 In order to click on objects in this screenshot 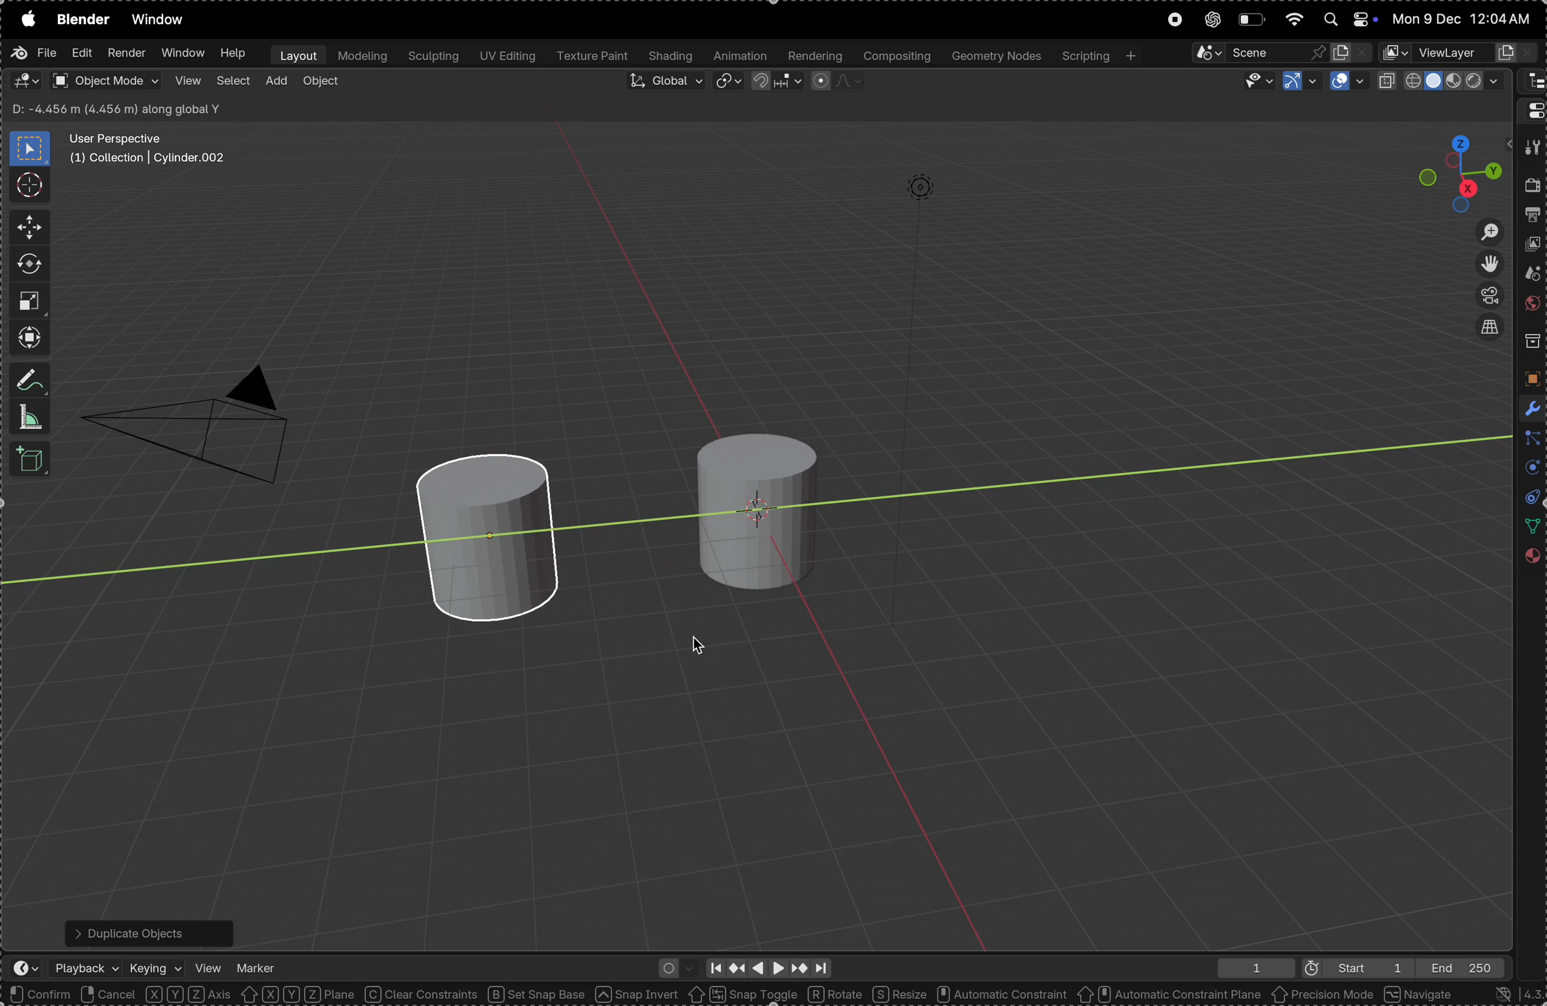, I will do `click(1529, 378)`.